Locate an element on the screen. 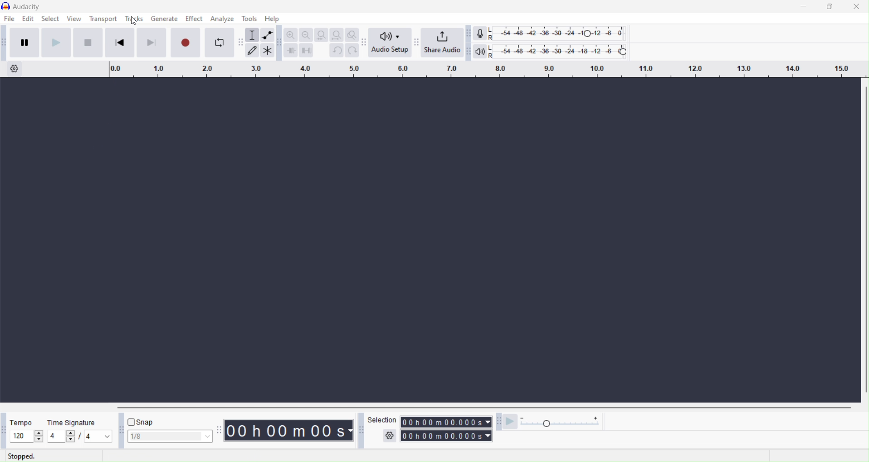  Horizontal scroll bar is located at coordinates (864, 240).